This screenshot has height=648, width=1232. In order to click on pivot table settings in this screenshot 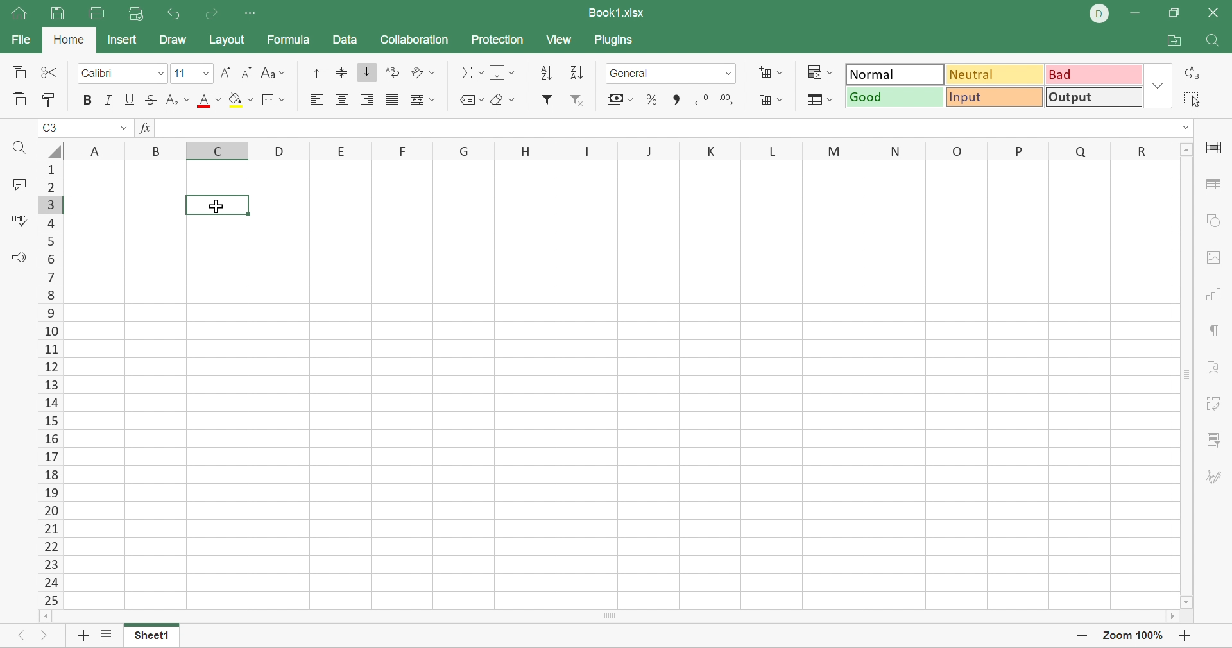, I will do `click(1212, 403)`.